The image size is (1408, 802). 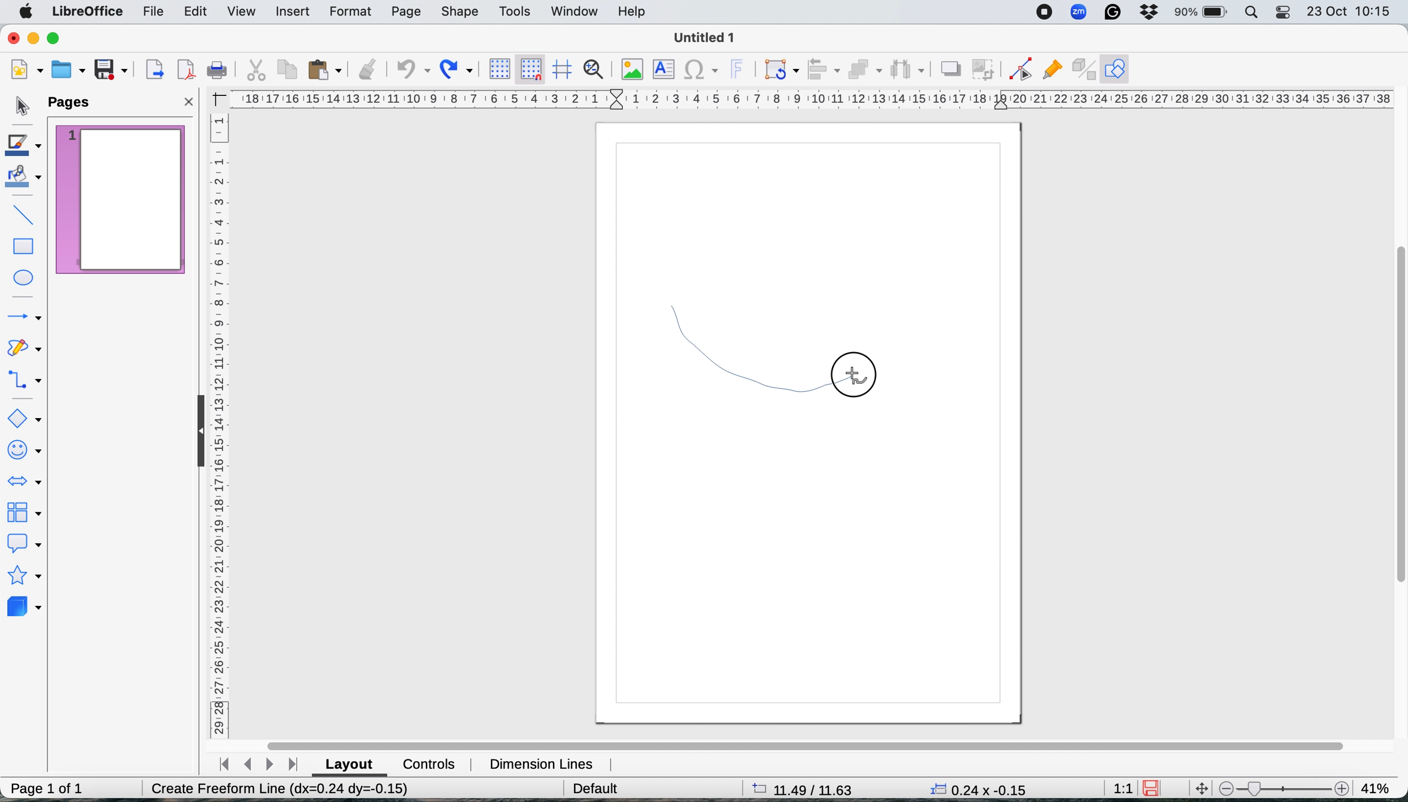 I want to click on copy, so click(x=288, y=70).